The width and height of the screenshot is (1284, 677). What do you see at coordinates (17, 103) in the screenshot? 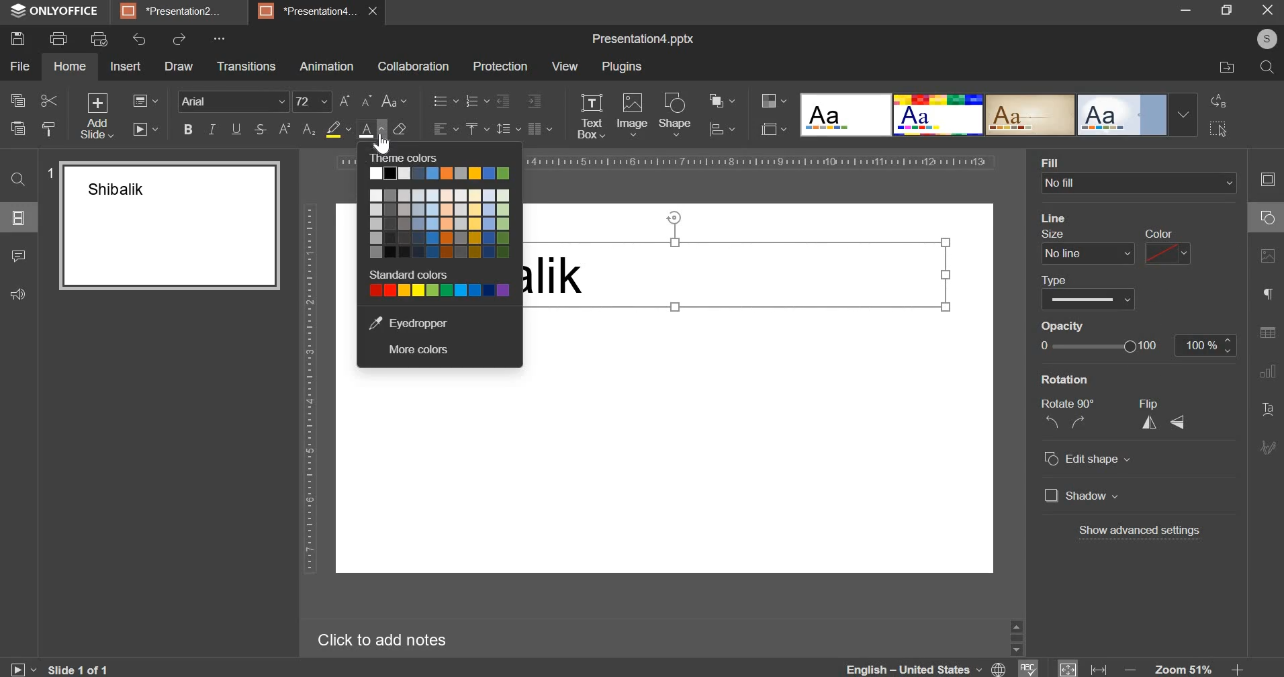
I see `copy` at bounding box center [17, 103].